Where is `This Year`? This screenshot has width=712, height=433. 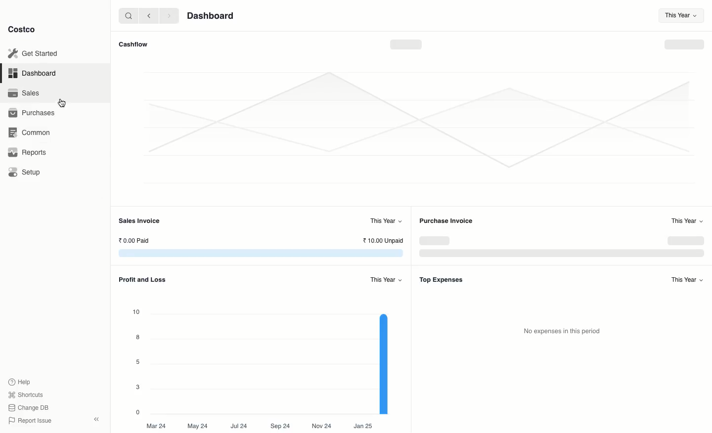
This Year is located at coordinates (385, 217).